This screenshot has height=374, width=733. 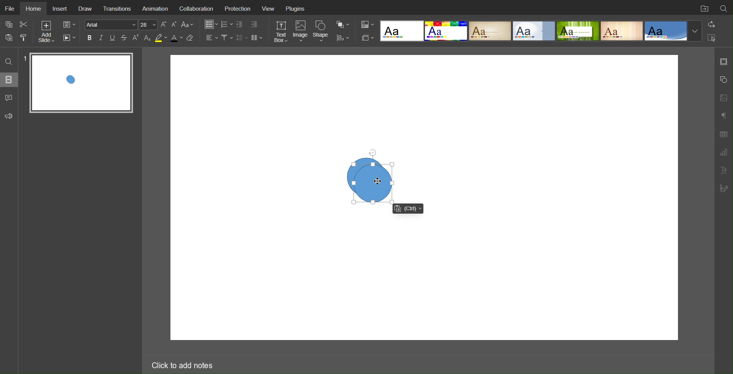 I want to click on paste, so click(x=408, y=208).